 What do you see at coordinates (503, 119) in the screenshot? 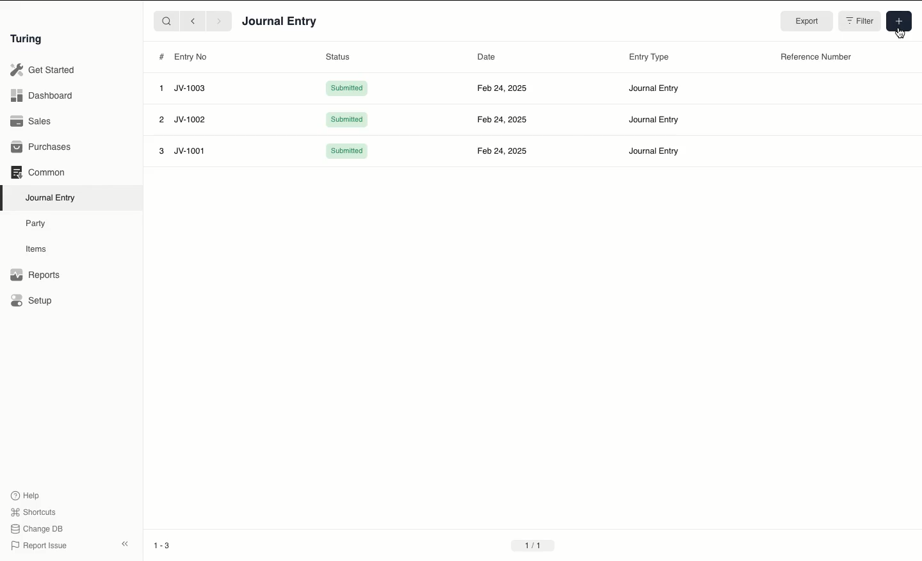
I see `Feb 24, 2025` at bounding box center [503, 119].